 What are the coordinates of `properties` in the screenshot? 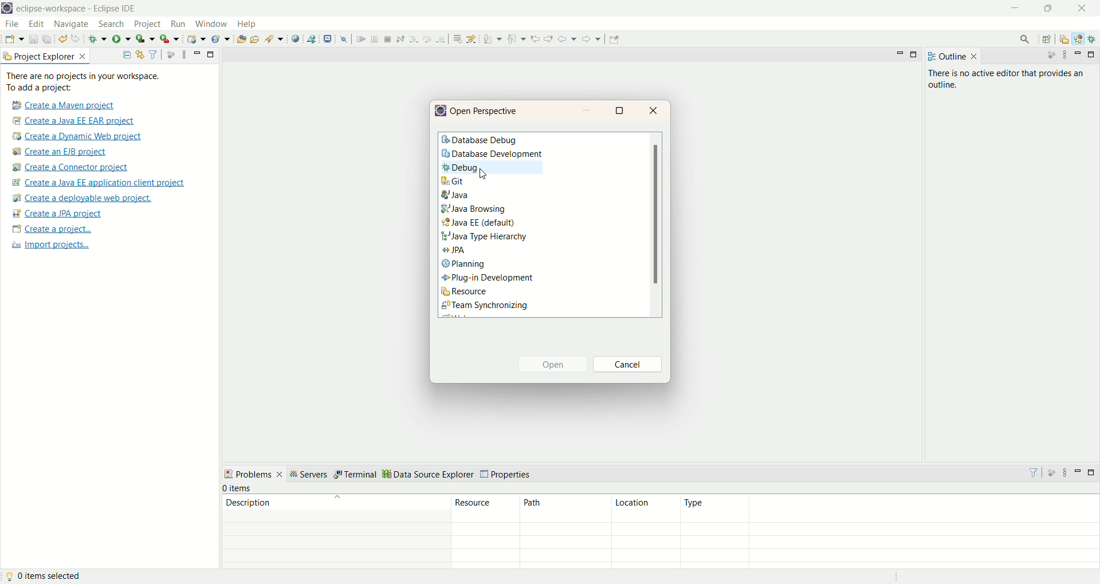 It's located at (506, 473).